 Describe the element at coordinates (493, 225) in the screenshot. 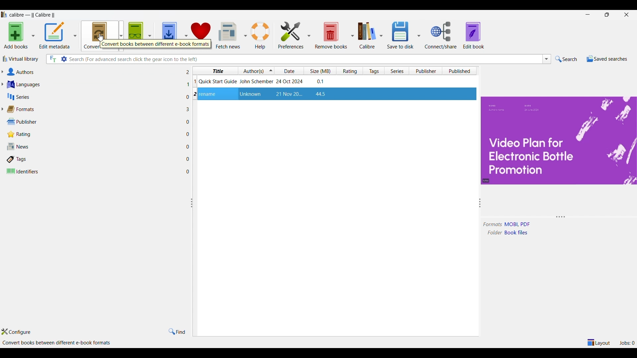

I see `formats` at that location.